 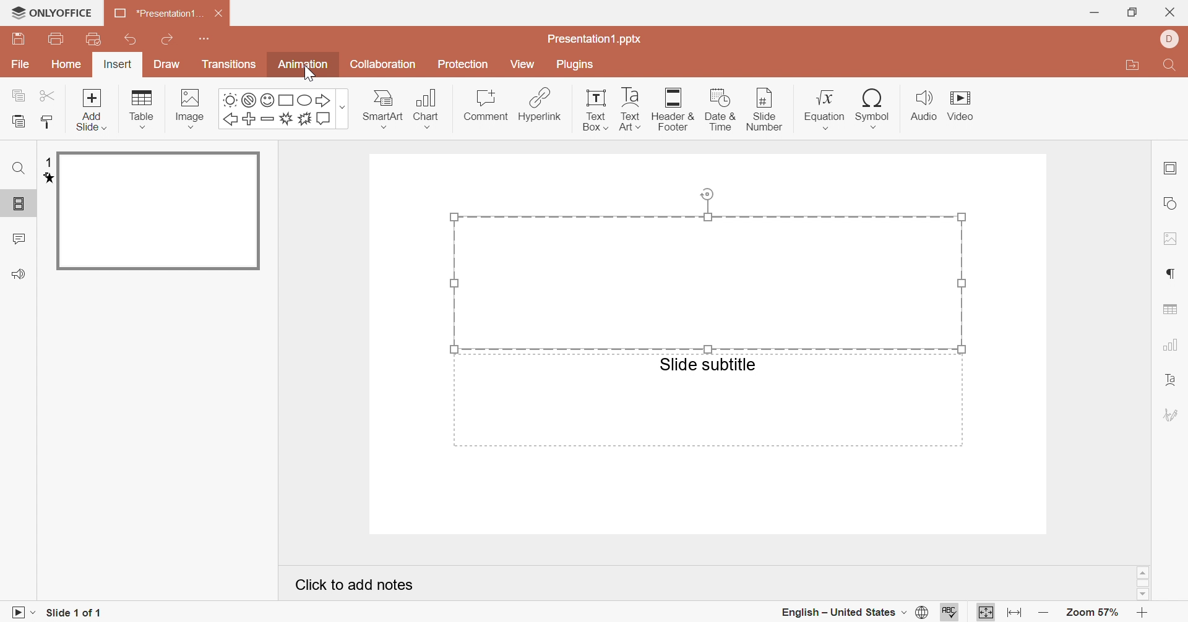 What do you see at coordinates (721, 109) in the screenshot?
I see `date & time` at bounding box center [721, 109].